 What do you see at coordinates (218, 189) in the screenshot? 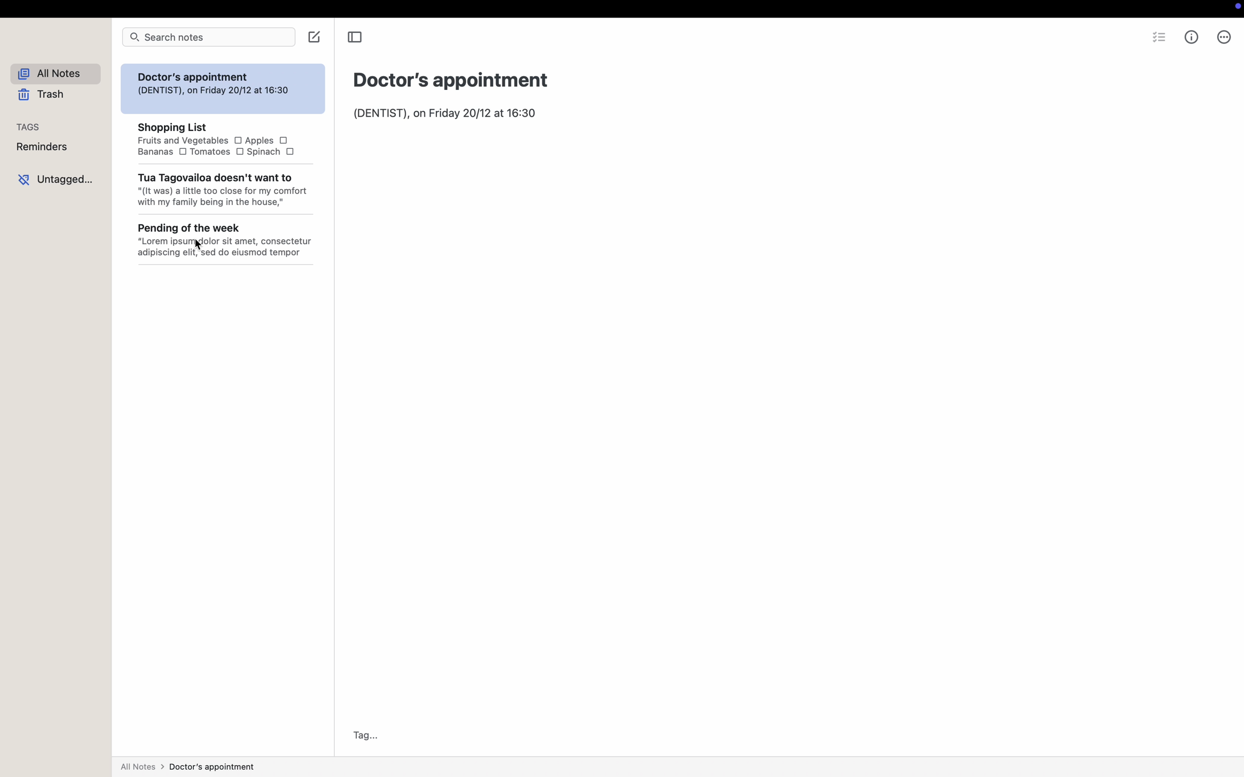
I see `Tua Tagovailoa doesn't want to
"(It was) a little too close for my comfort
with my family being in the house,"` at bounding box center [218, 189].